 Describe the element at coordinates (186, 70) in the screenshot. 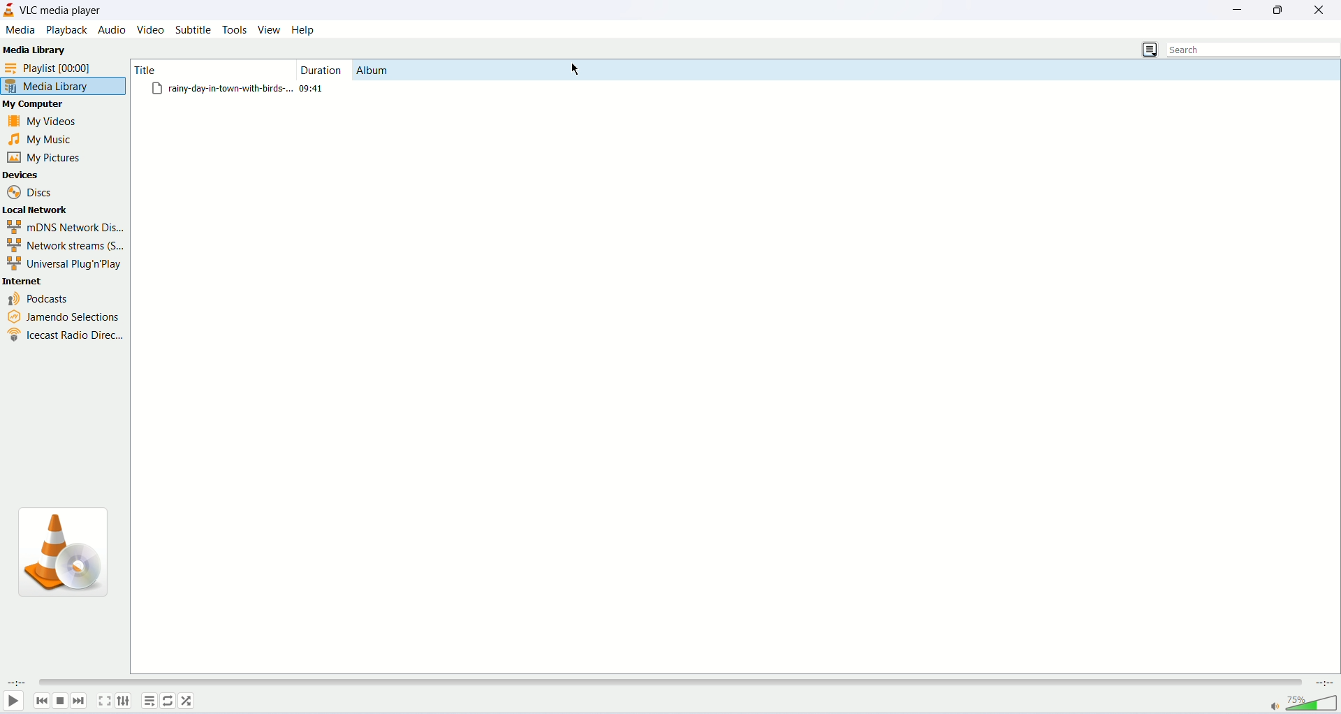

I see `title` at that location.